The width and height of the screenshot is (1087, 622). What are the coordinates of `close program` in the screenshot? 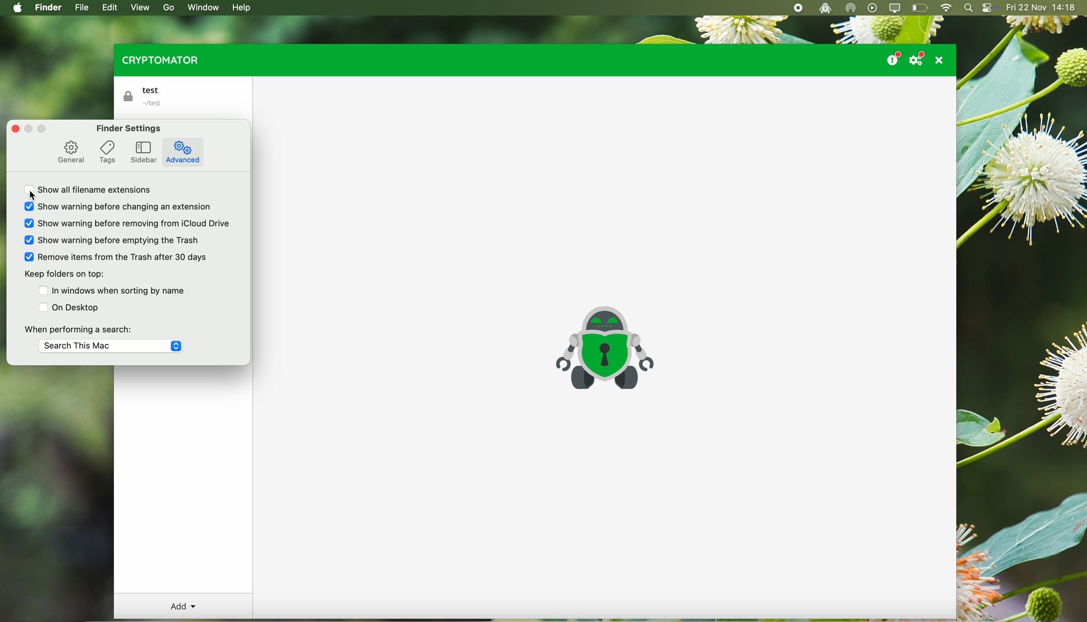 It's located at (942, 60).